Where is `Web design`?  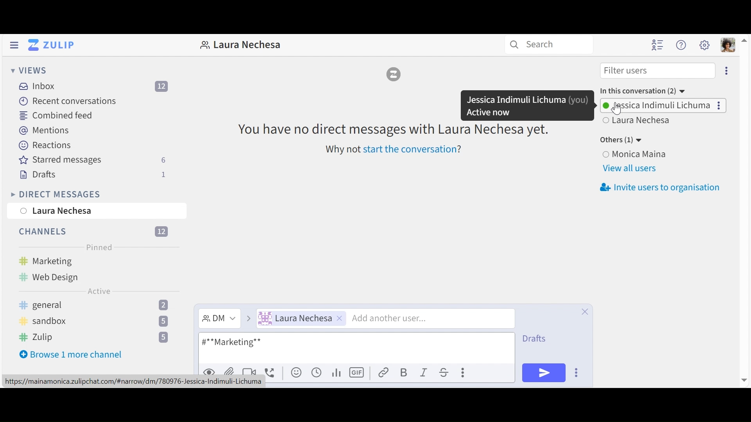 Web design is located at coordinates (48, 275).